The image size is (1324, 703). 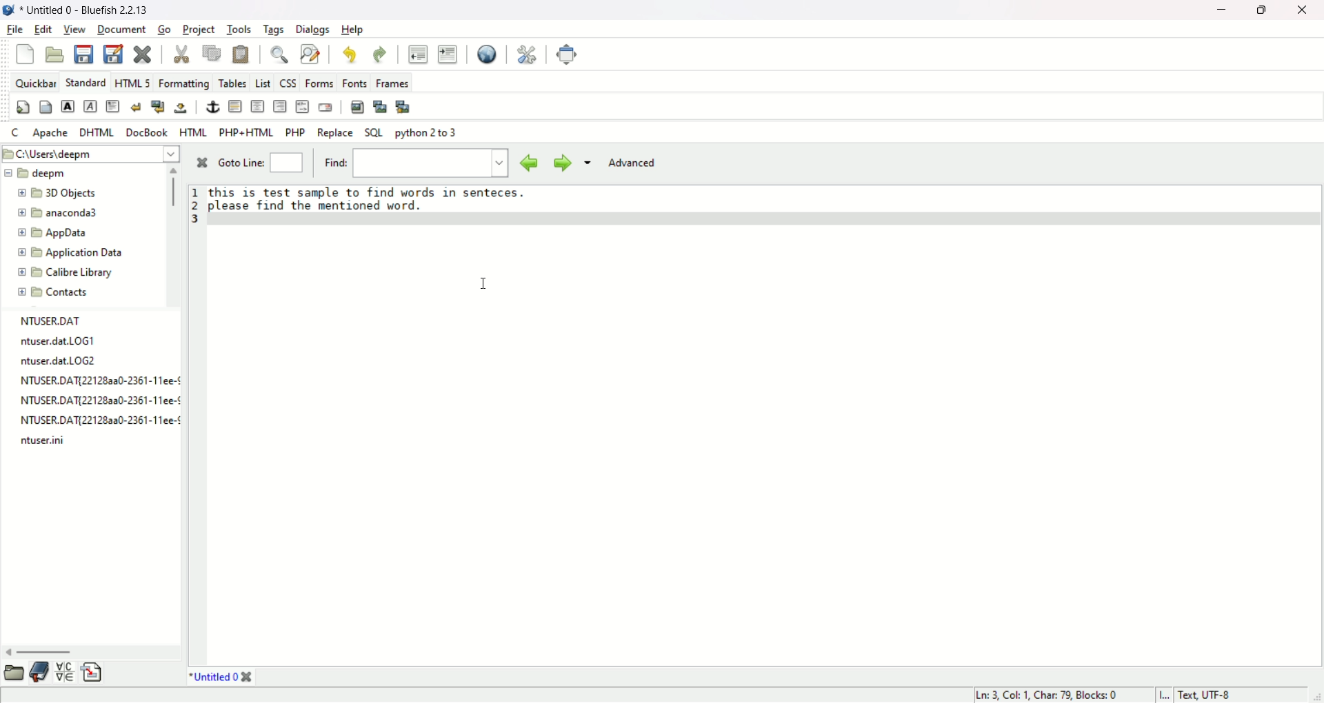 I want to click on close, so click(x=1307, y=12).